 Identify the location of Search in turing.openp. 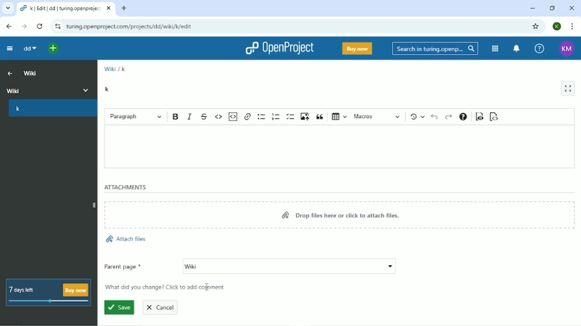
(434, 49).